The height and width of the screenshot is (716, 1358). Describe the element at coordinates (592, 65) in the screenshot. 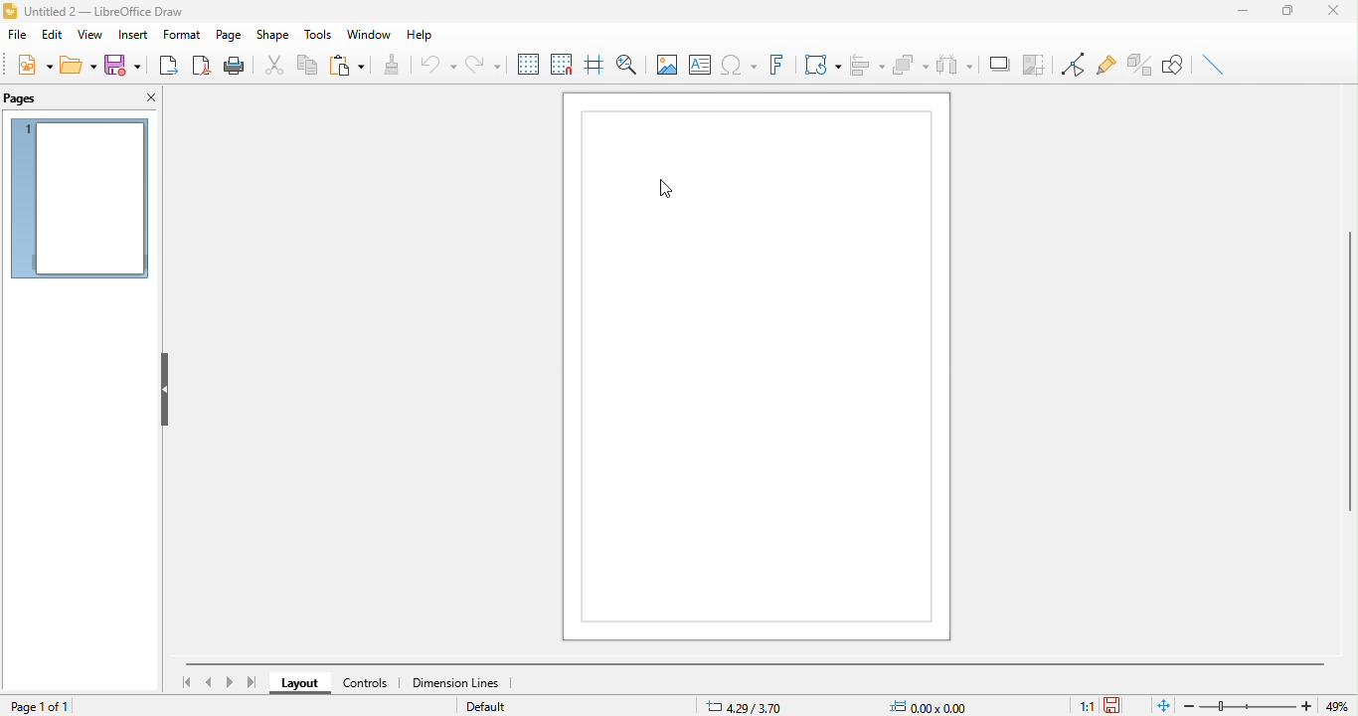

I see `helpline while moving` at that location.